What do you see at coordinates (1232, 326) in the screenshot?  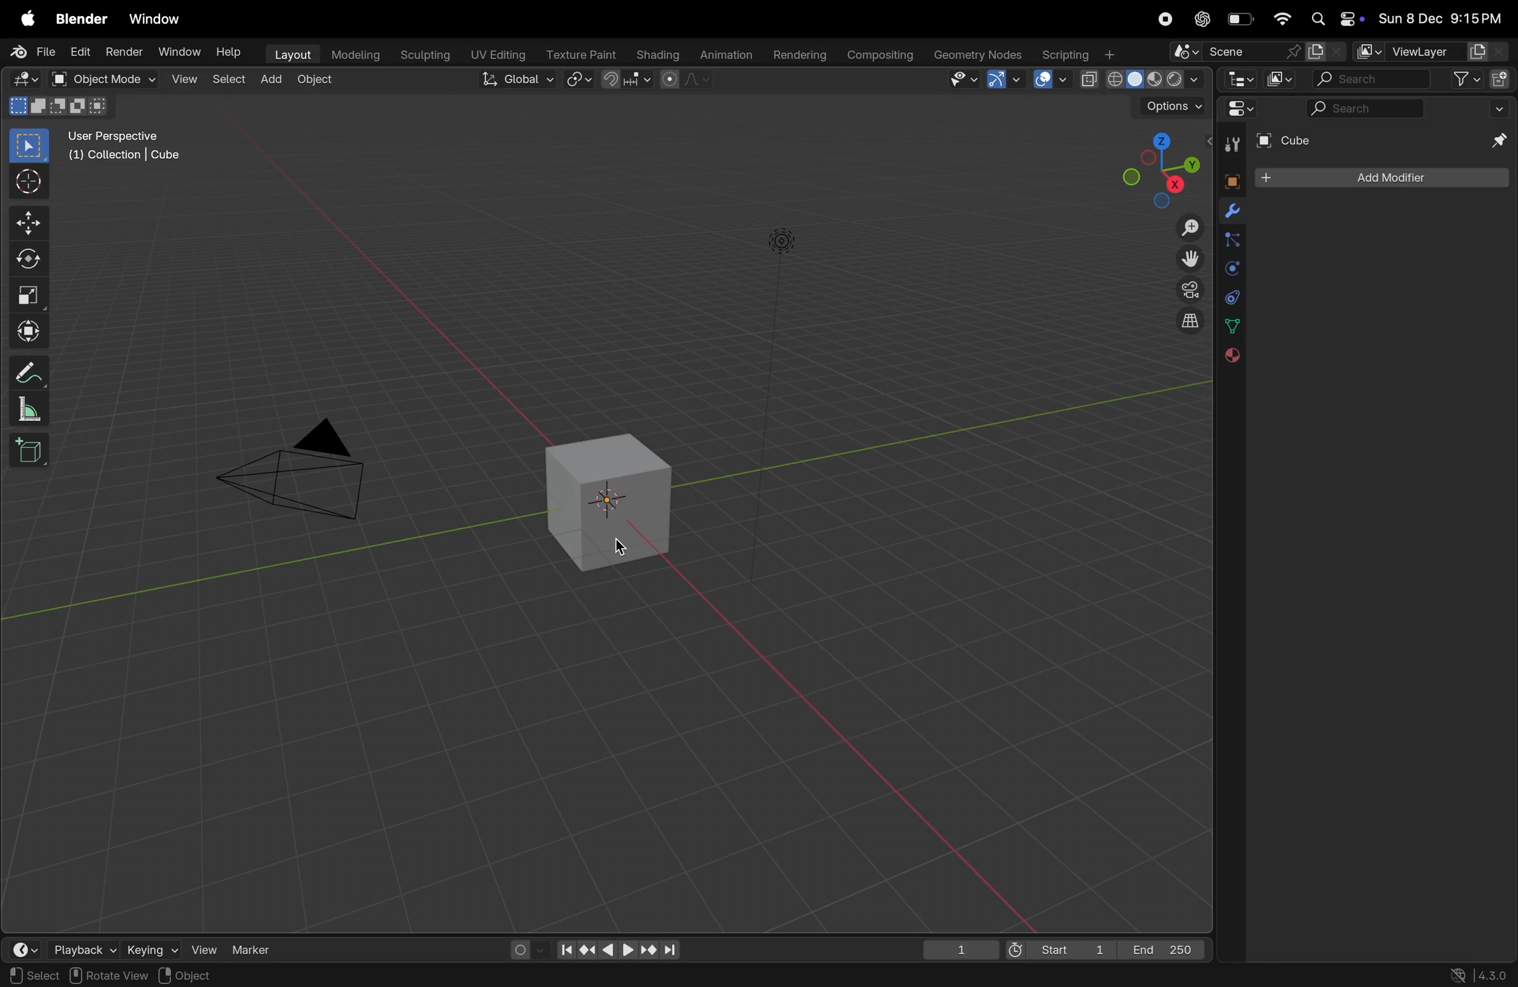 I see `data` at bounding box center [1232, 326].